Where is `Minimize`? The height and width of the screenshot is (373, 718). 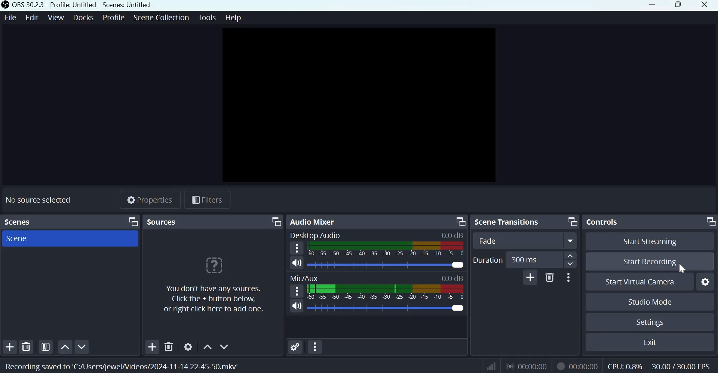
Minimize is located at coordinates (652, 5).